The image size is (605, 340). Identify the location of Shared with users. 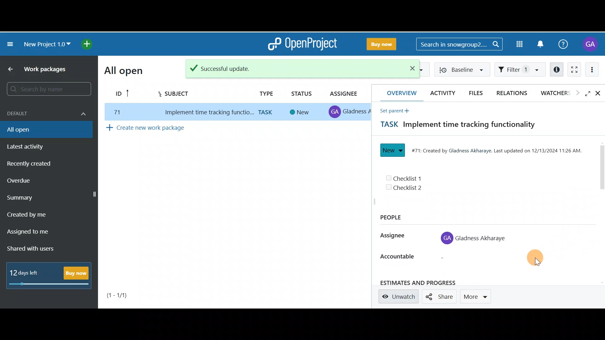
(34, 248).